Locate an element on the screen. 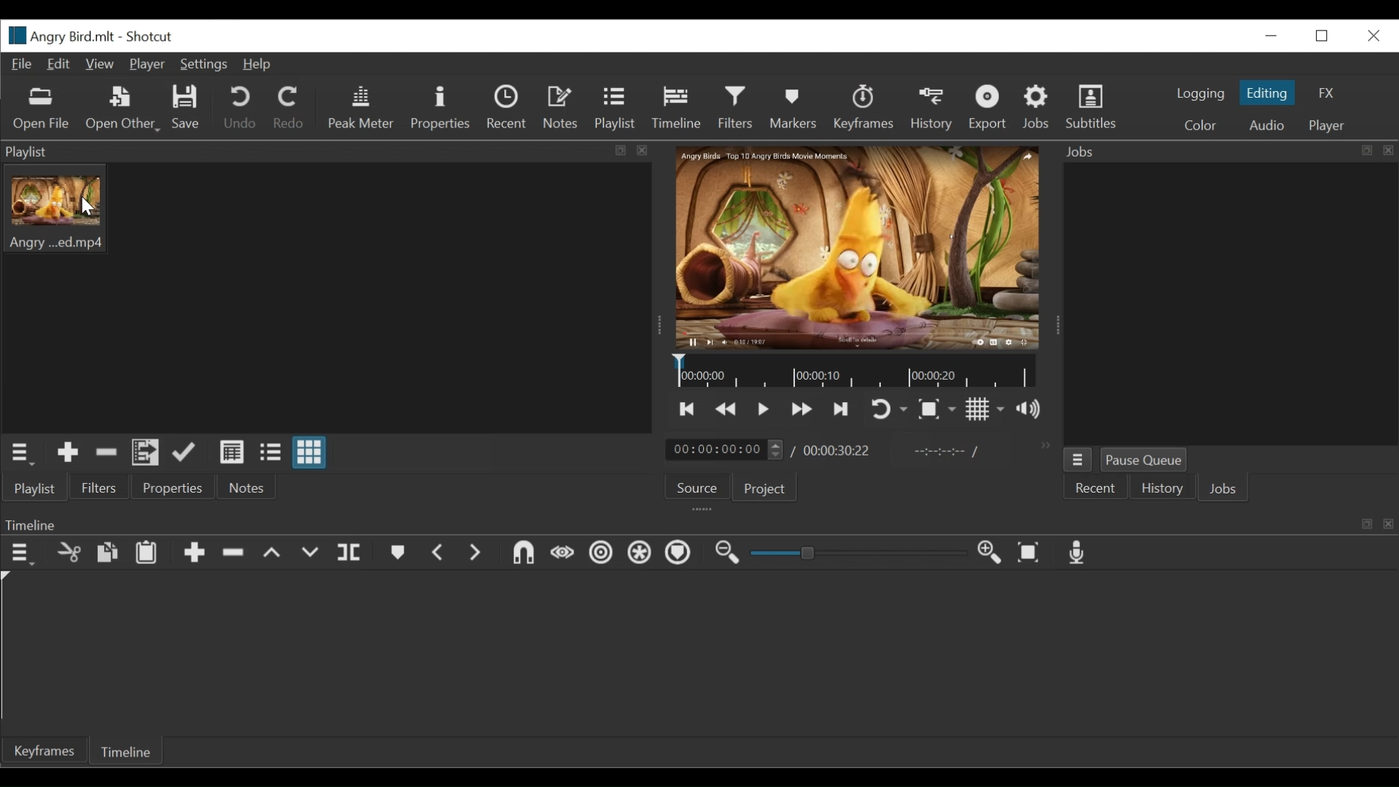 Image resolution: width=1399 pixels, height=787 pixels. Markers is located at coordinates (791, 107).